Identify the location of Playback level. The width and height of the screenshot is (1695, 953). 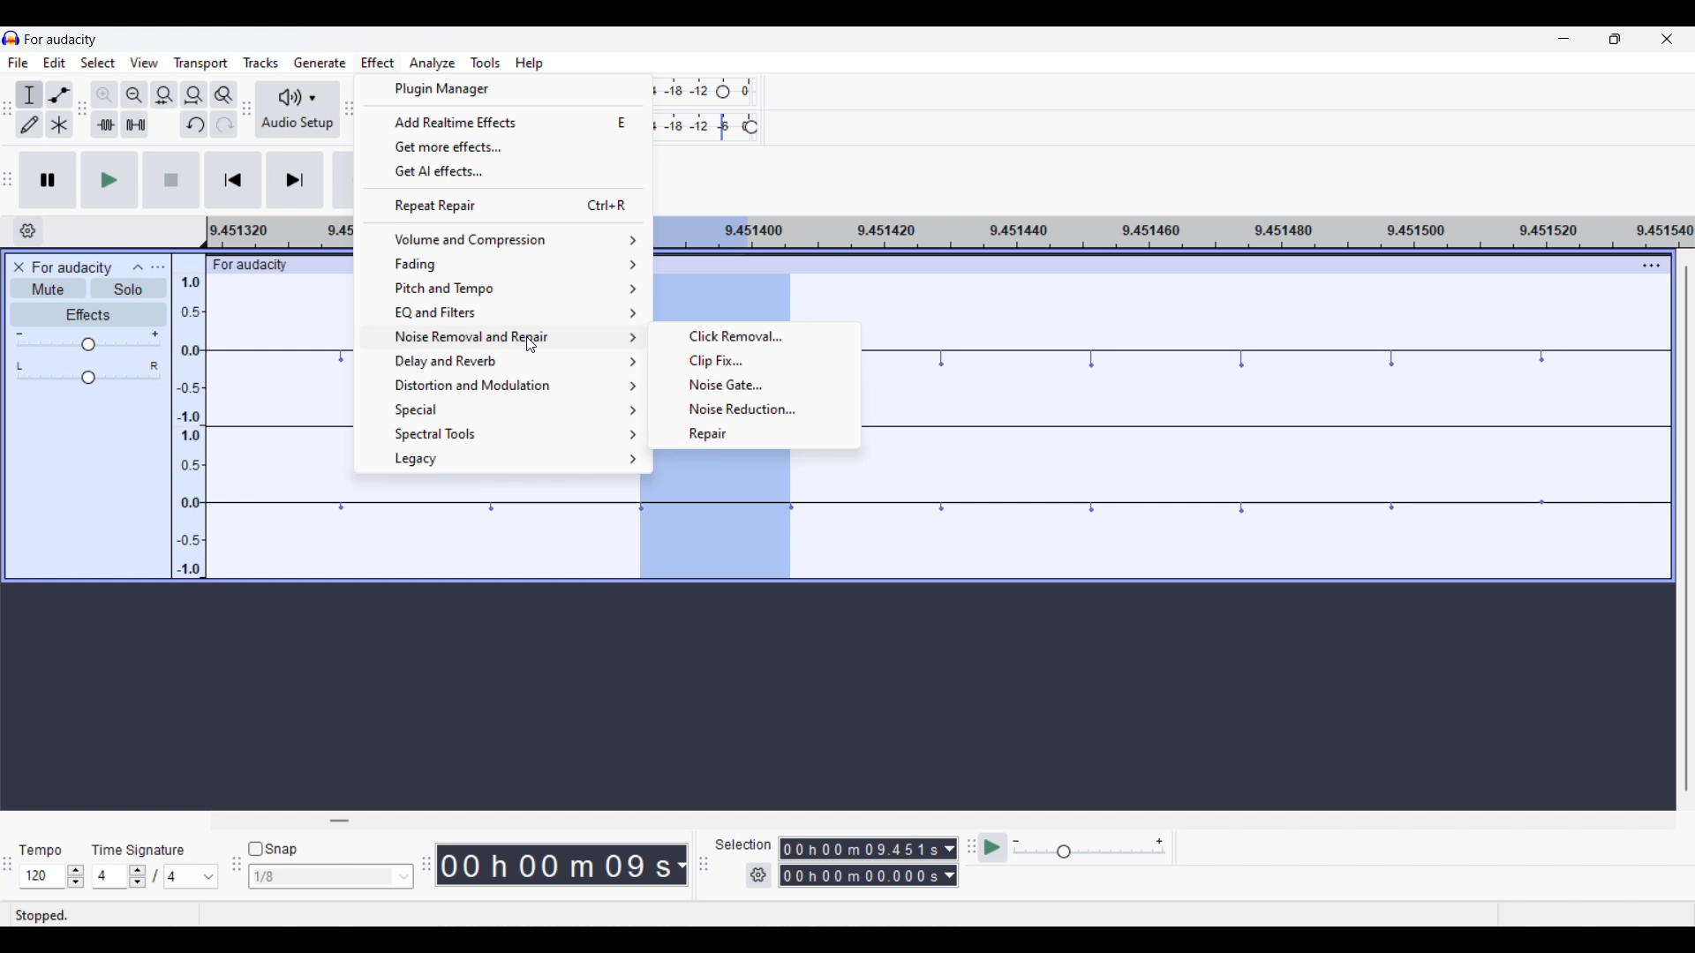
(710, 124).